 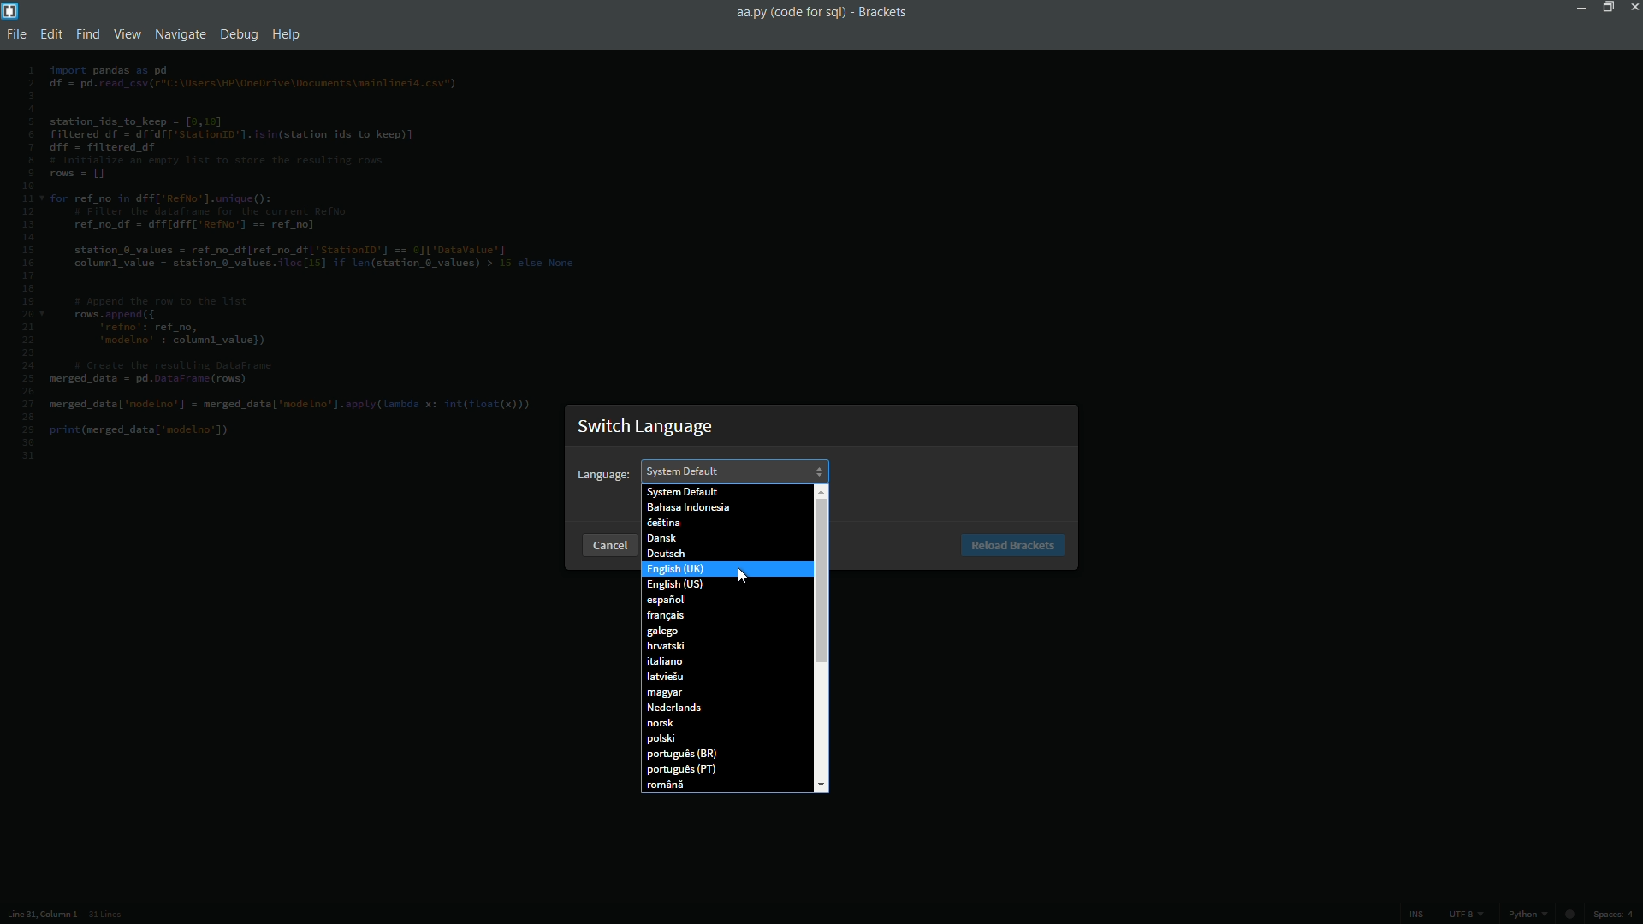 What do you see at coordinates (88, 35) in the screenshot?
I see `find menu` at bounding box center [88, 35].